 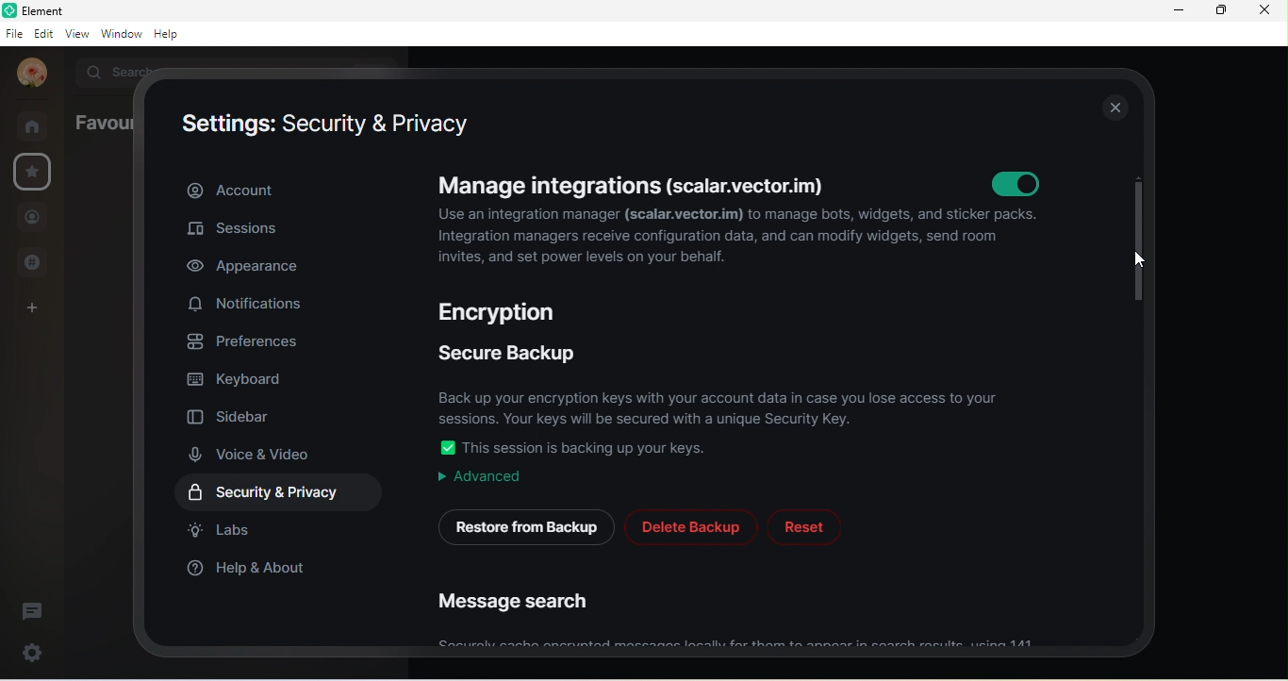 I want to click on cursor movement, so click(x=1143, y=260).